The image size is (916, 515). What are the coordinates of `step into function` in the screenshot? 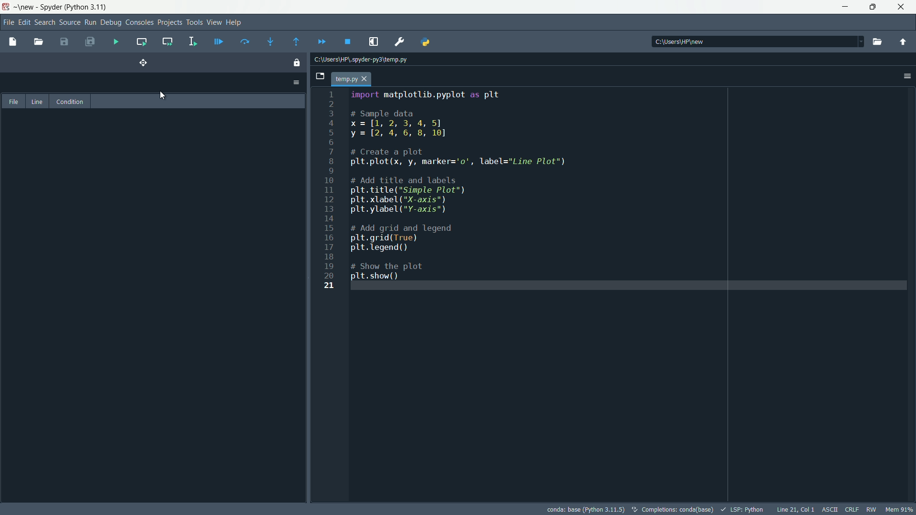 It's located at (267, 41).